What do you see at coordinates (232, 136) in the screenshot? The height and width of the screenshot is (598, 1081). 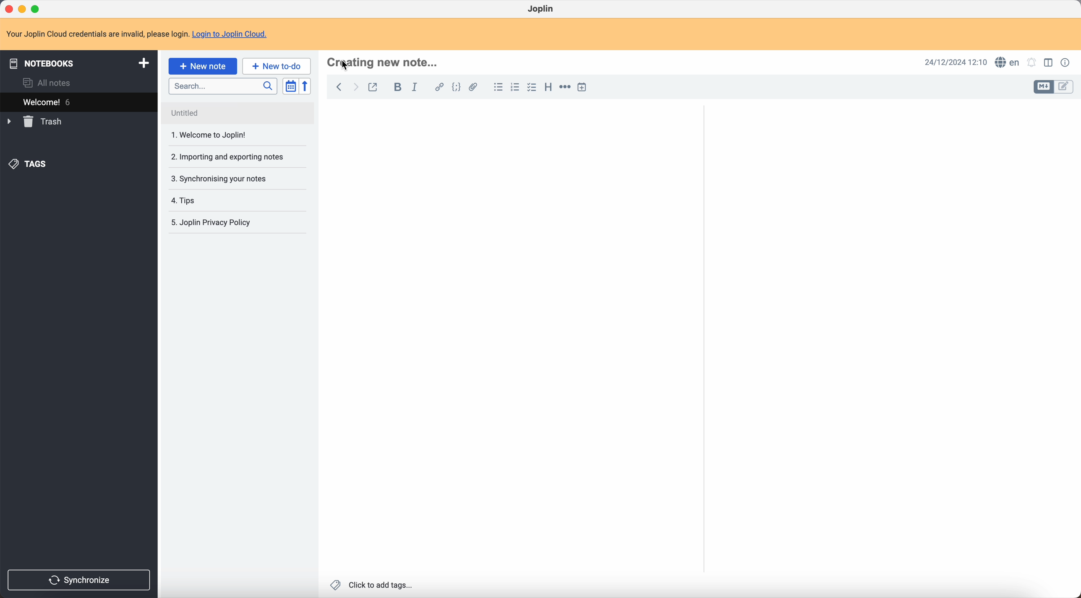 I see `1. Welcome to Joplin!` at bounding box center [232, 136].